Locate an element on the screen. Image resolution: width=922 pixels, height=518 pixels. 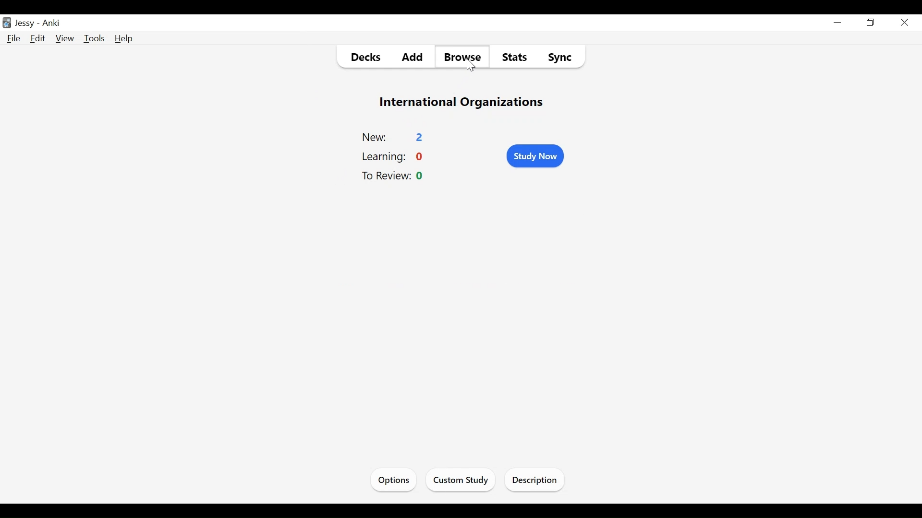
Anki is located at coordinates (54, 24).